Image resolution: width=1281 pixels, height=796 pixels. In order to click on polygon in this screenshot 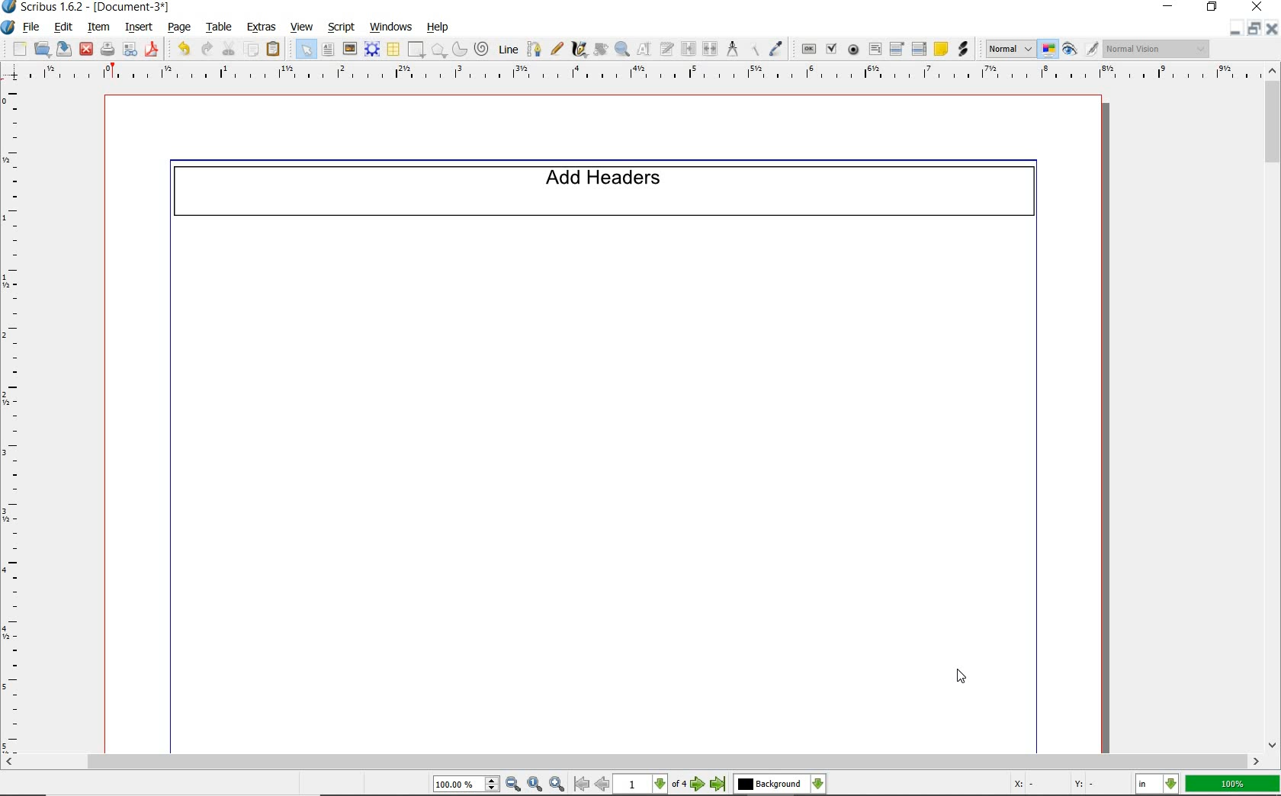, I will do `click(438, 50)`.